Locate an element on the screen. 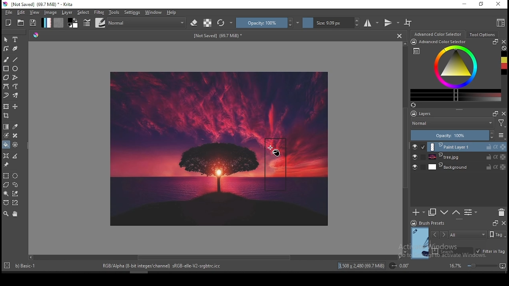 The image size is (509, 286). tags is located at coordinates (468, 234).